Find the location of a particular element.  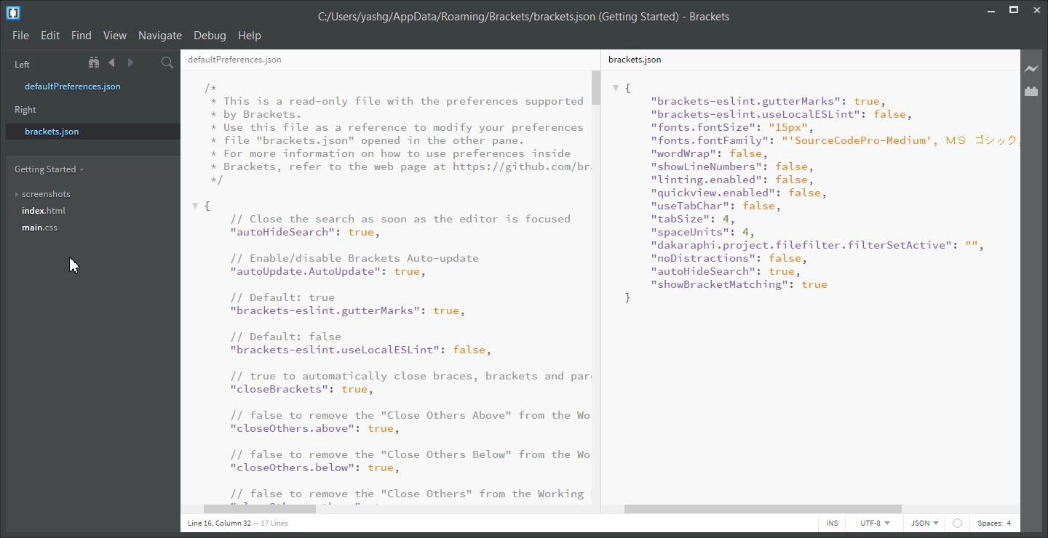

Navigate Backward is located at coordinates (112, 63).